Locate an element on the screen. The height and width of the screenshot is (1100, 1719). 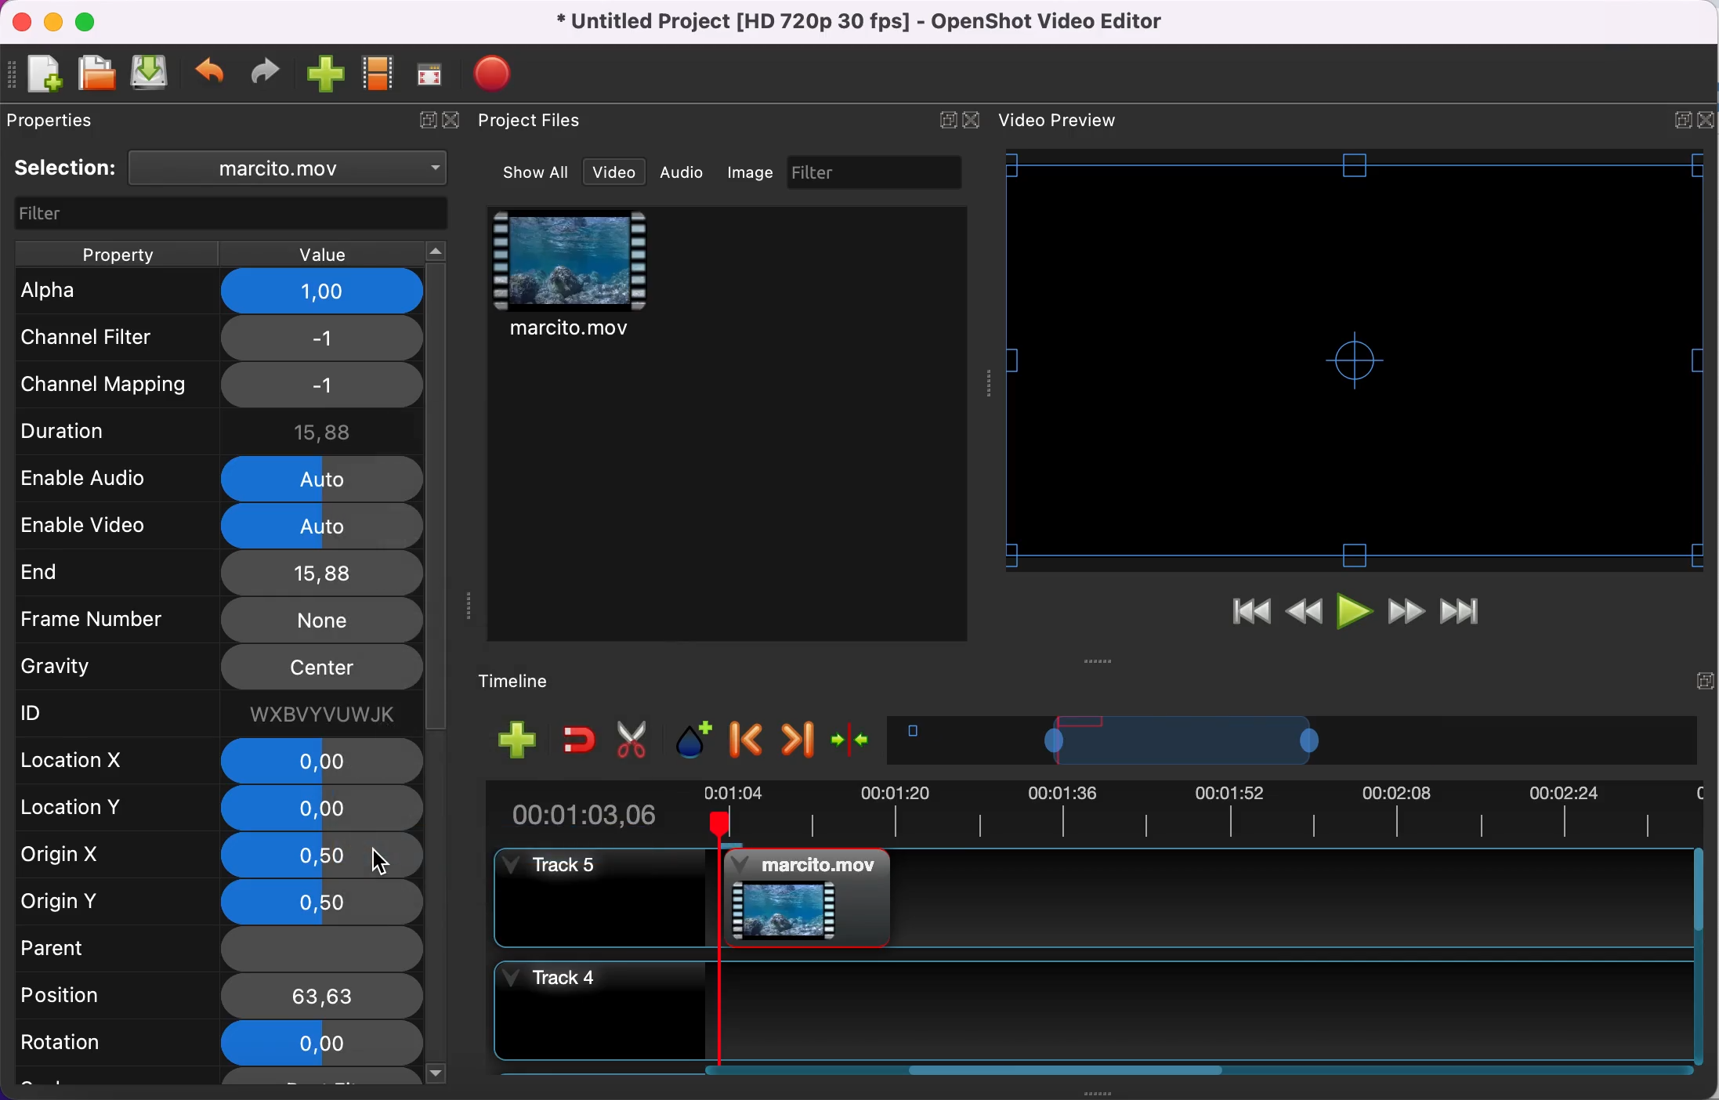
Position 63,63 is located at coordinates (215, 997).